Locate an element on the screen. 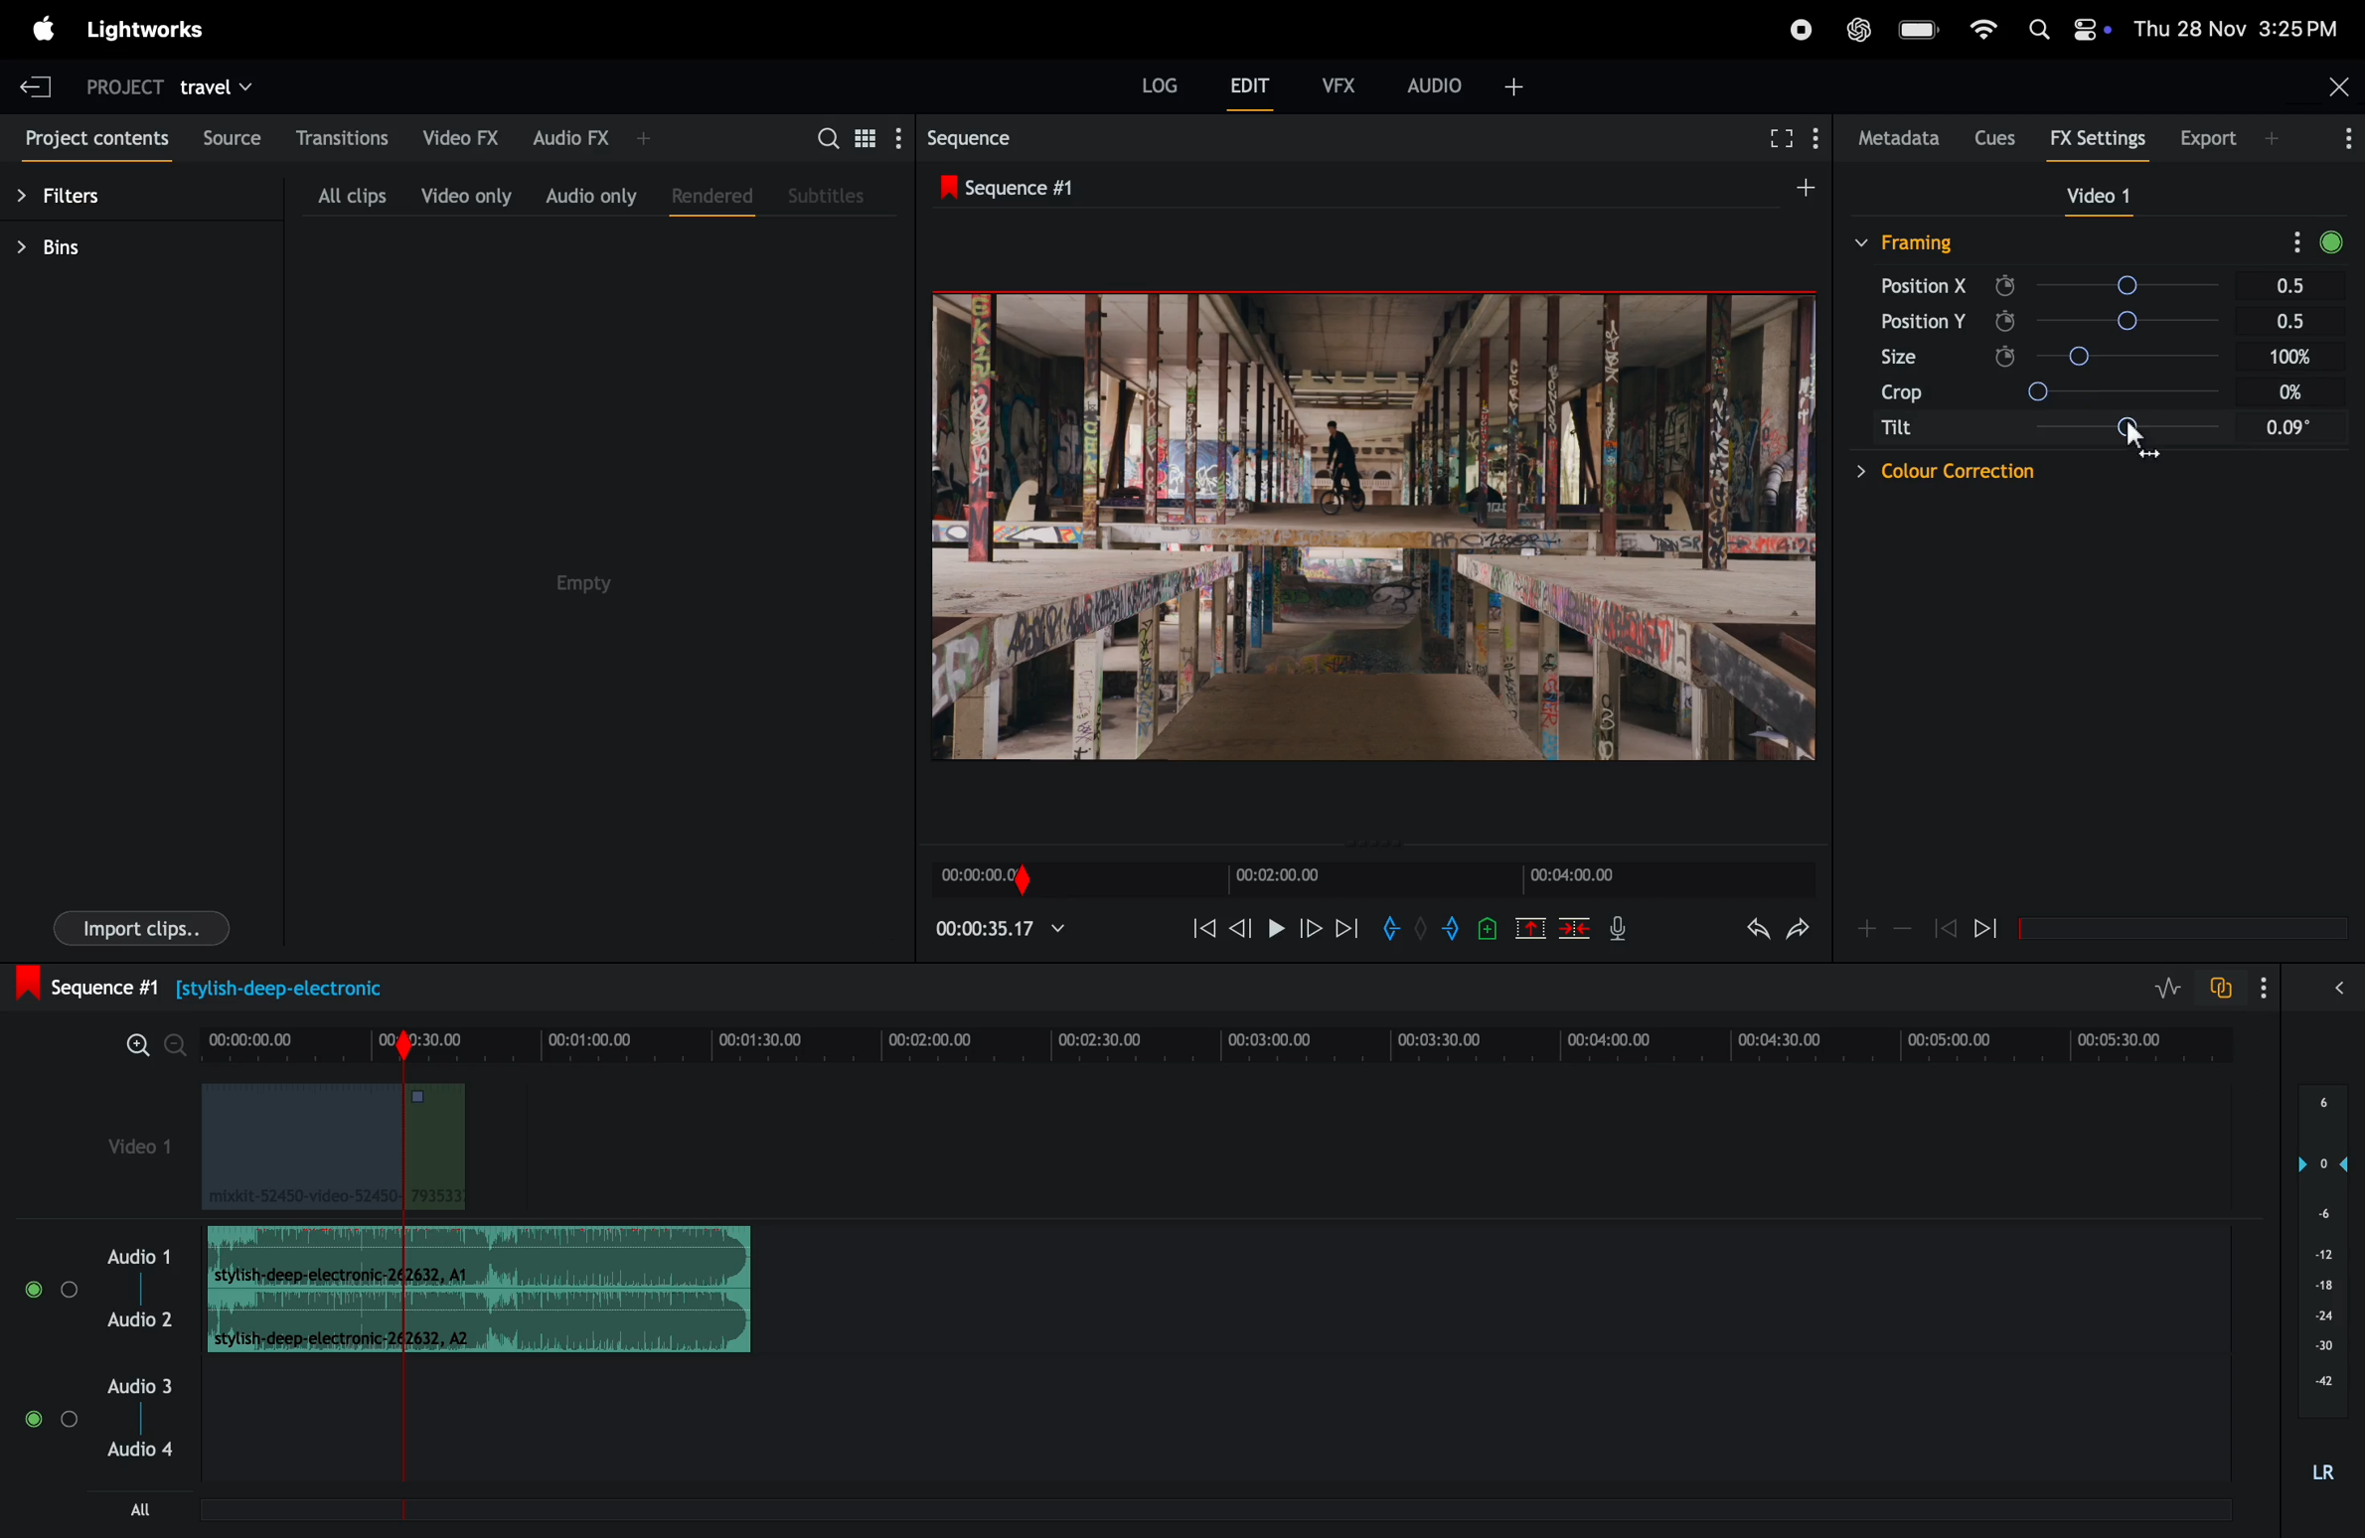  bins is located at coordinates (79, 246).